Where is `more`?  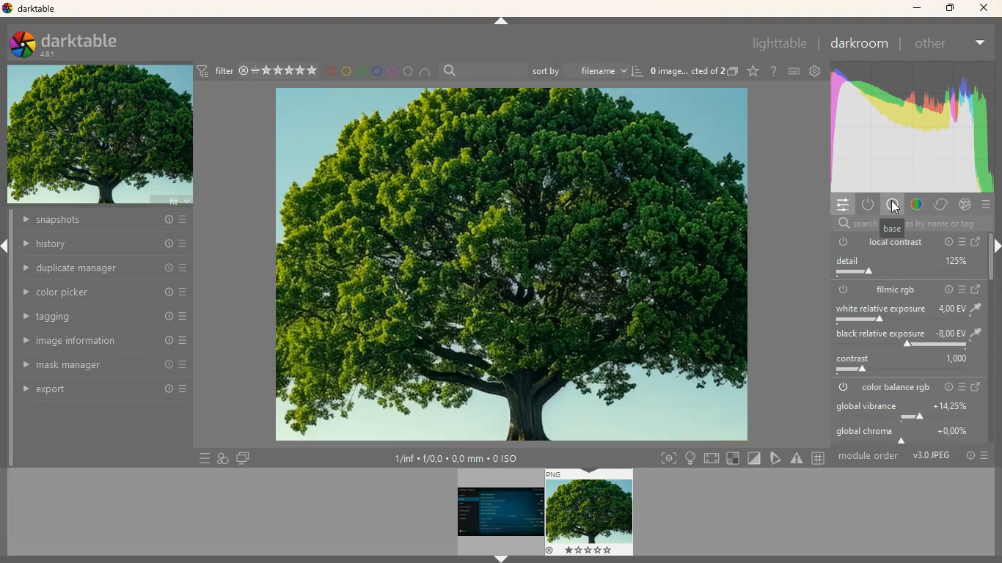
more is located at coordinates (962, 240).